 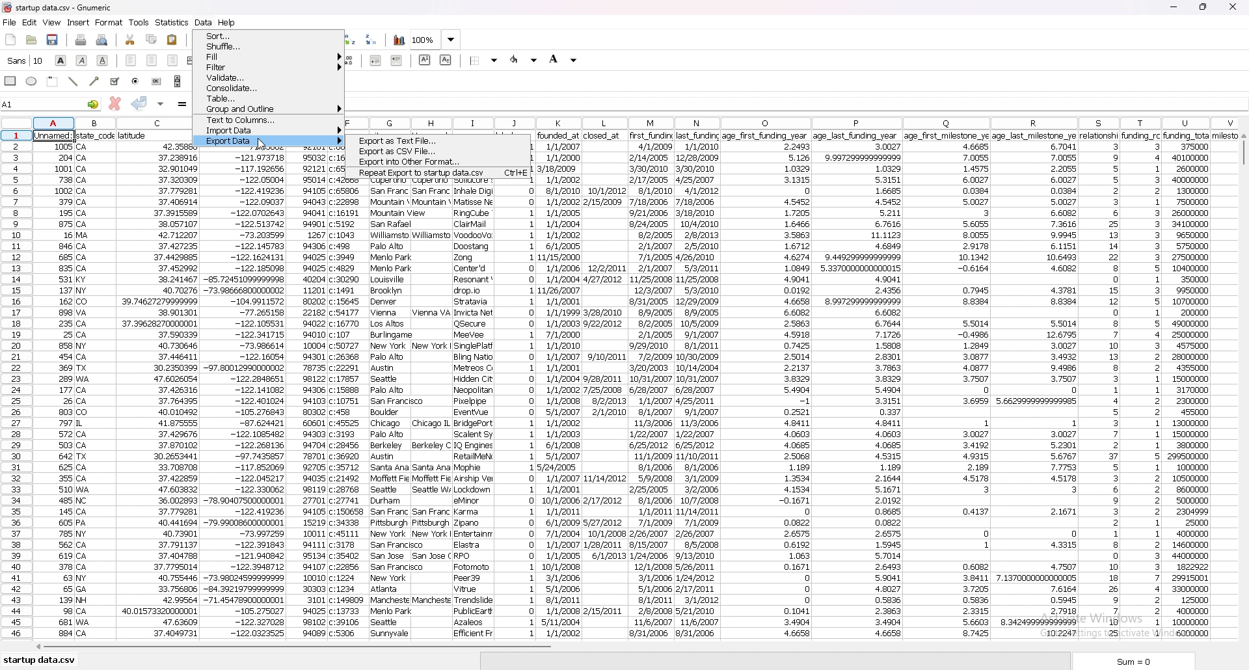 I want to click on data, so click(x=245, y=395).